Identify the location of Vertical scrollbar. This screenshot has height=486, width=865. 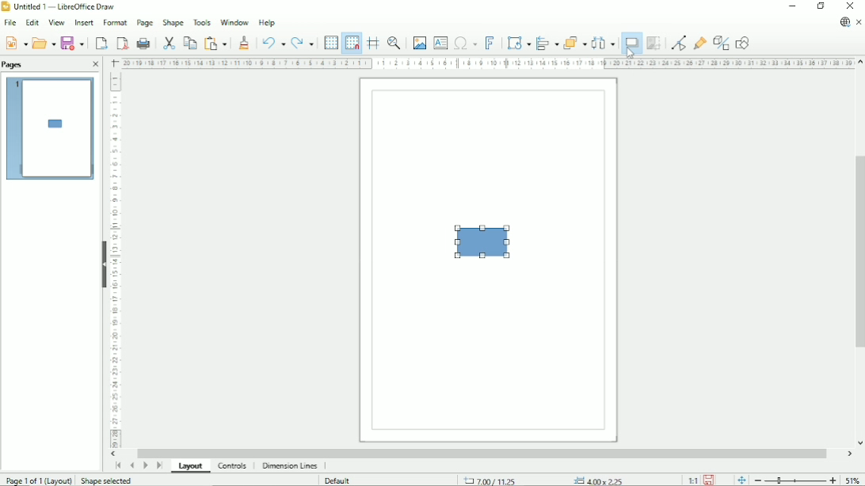
(859, 253).